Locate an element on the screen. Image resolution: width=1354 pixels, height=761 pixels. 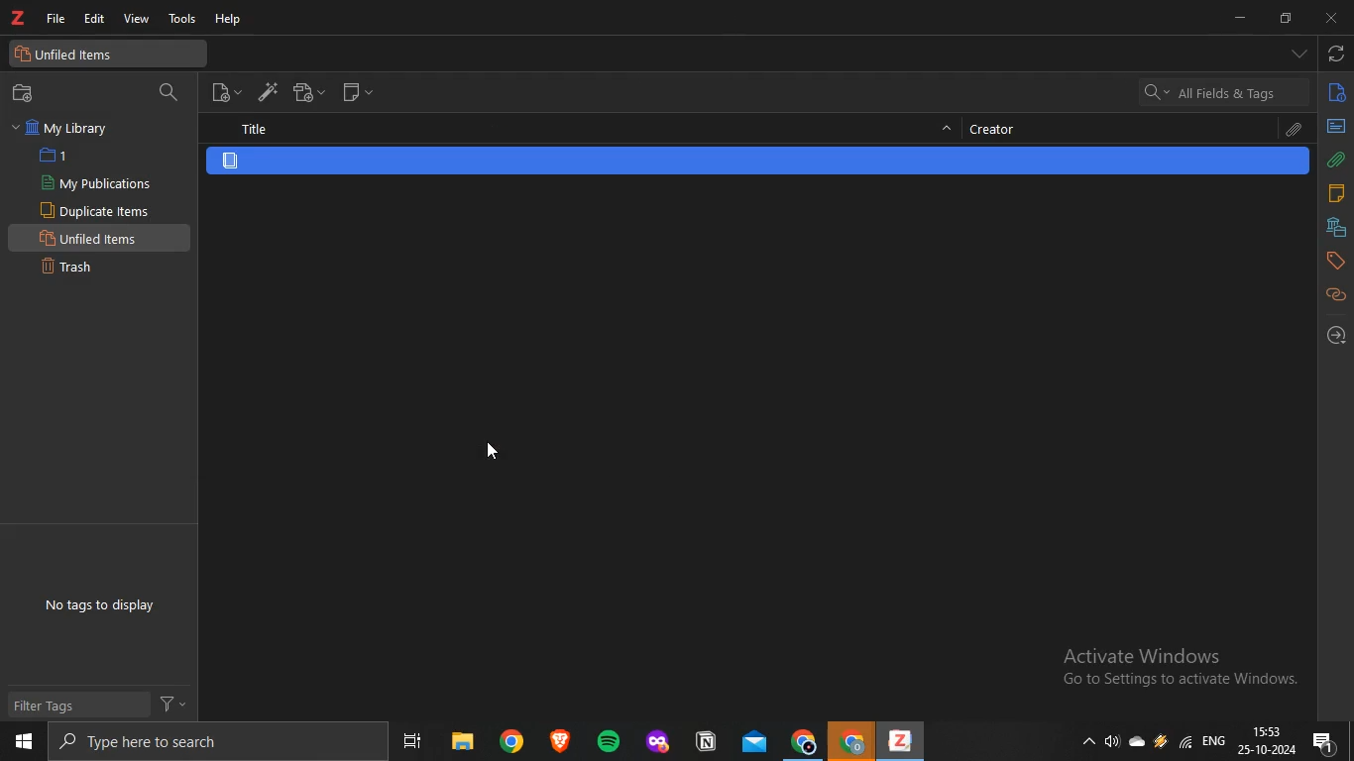
zotero is located at coordinates (897, 742).